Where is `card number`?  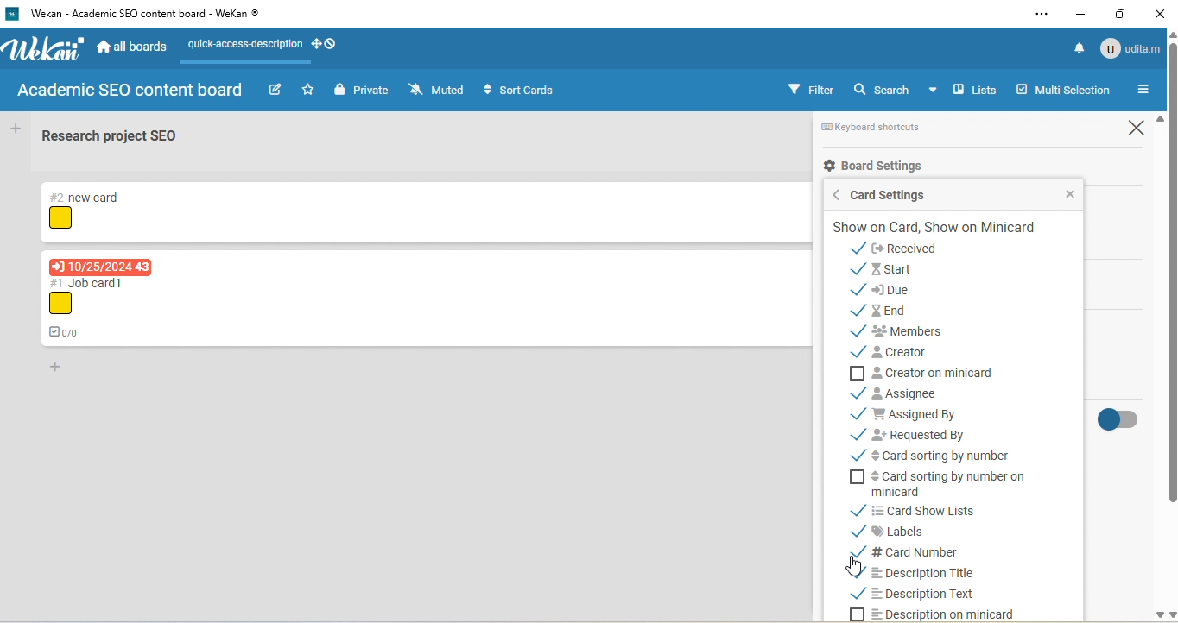 card number is located at coordinates (920, 550).